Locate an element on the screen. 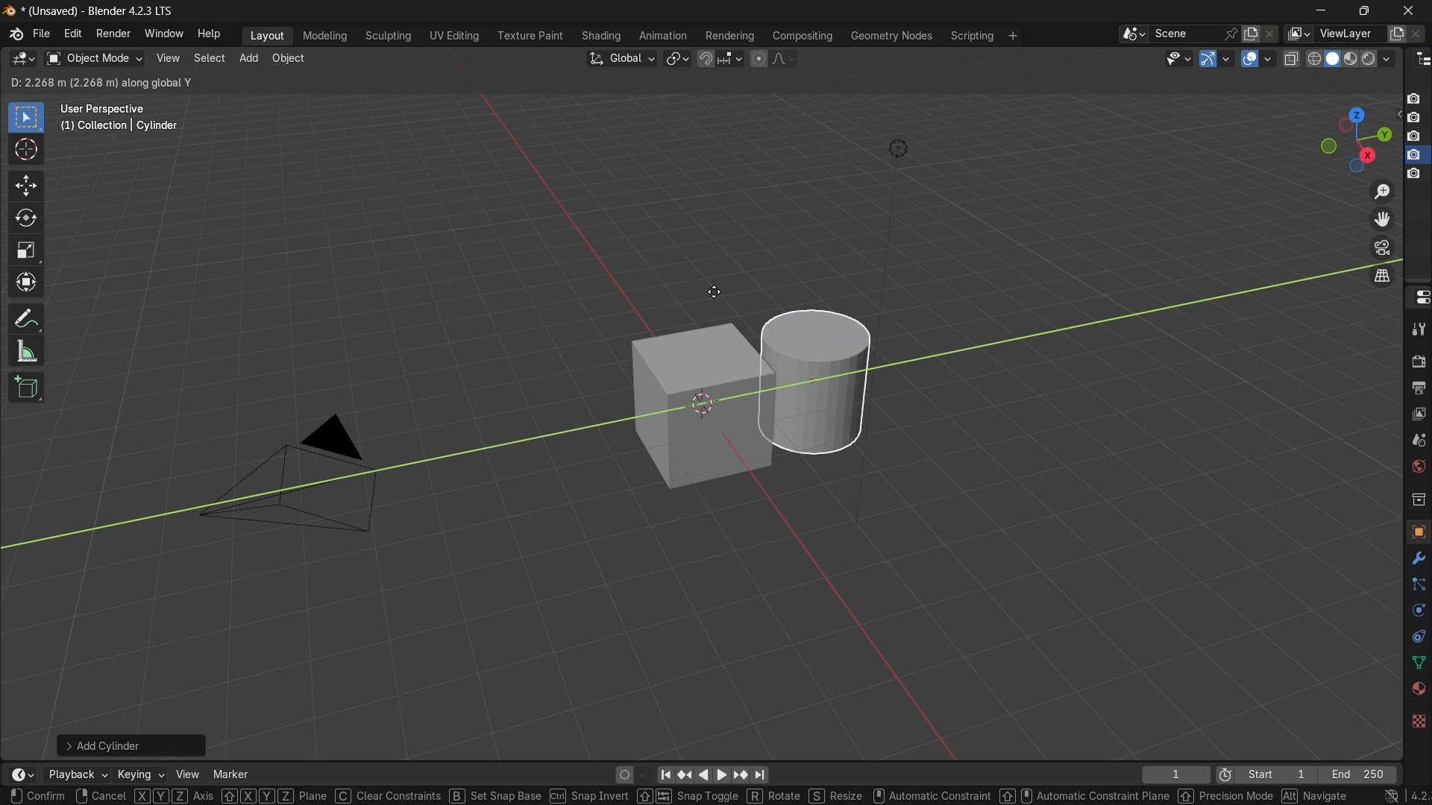 This screenshot has height=805, width=1432. uv editing menu is located at coordinates (455, 37).